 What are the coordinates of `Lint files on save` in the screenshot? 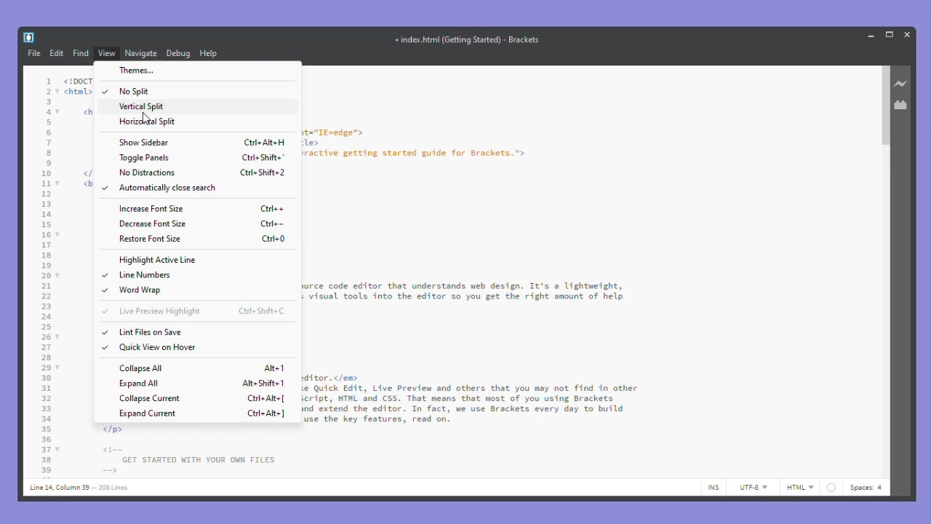 It's located at (143, 332).